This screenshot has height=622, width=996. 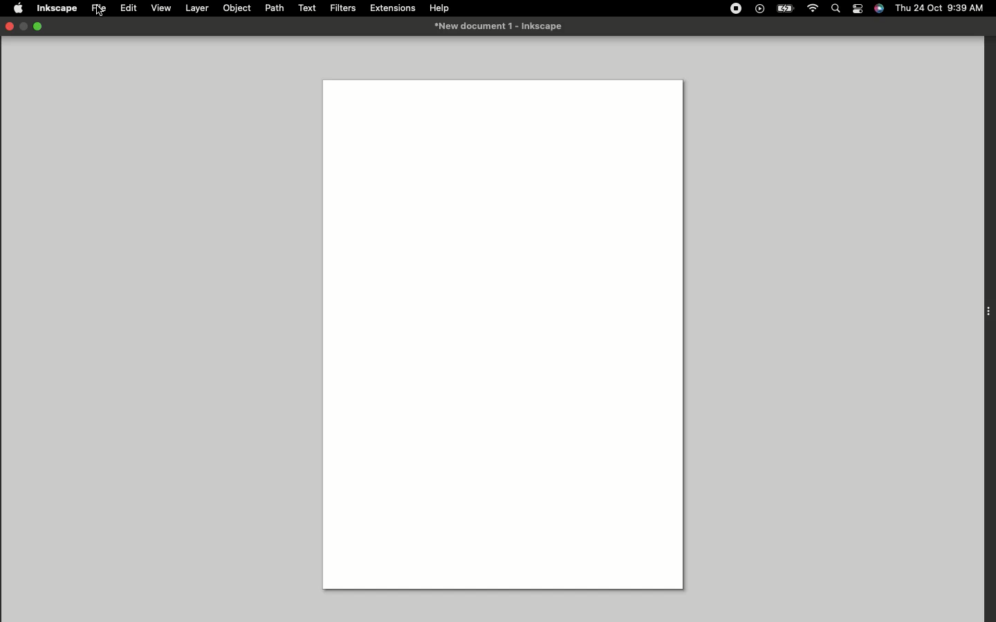 What do you see at coordinates (990, 313) in the screenshot?
I see `Extension` at bounding box center [990, 313].